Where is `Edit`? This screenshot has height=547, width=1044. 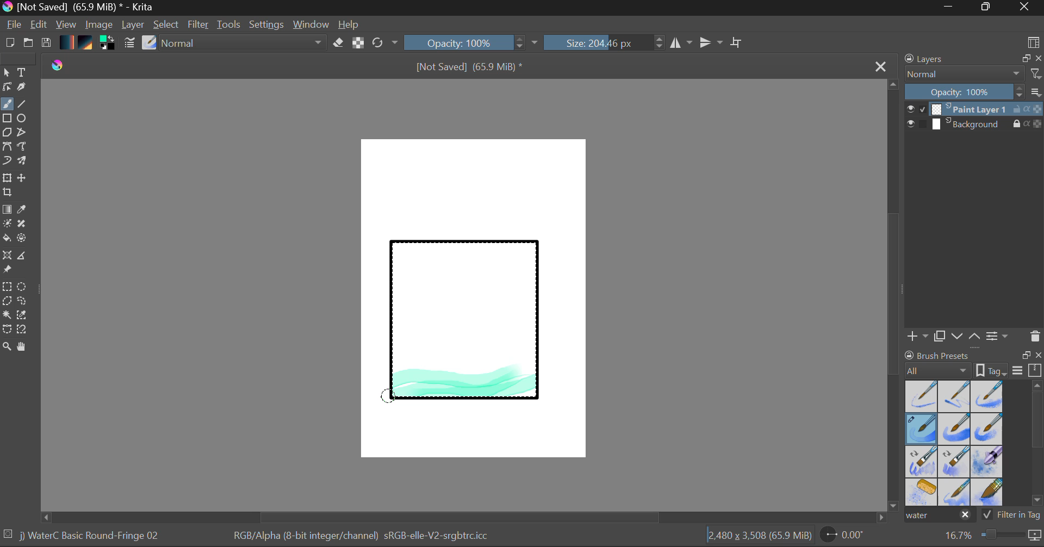
Edit is located at coordinates (39, 26).